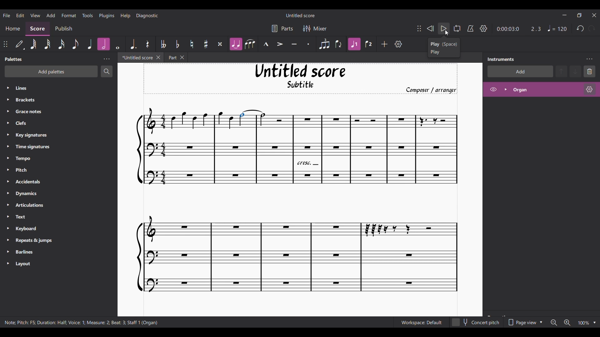 This screenshot has height=337, width=600. Describe the element at coordinates (567, 323) in the screenshot. I see `Zoom in` at that location.